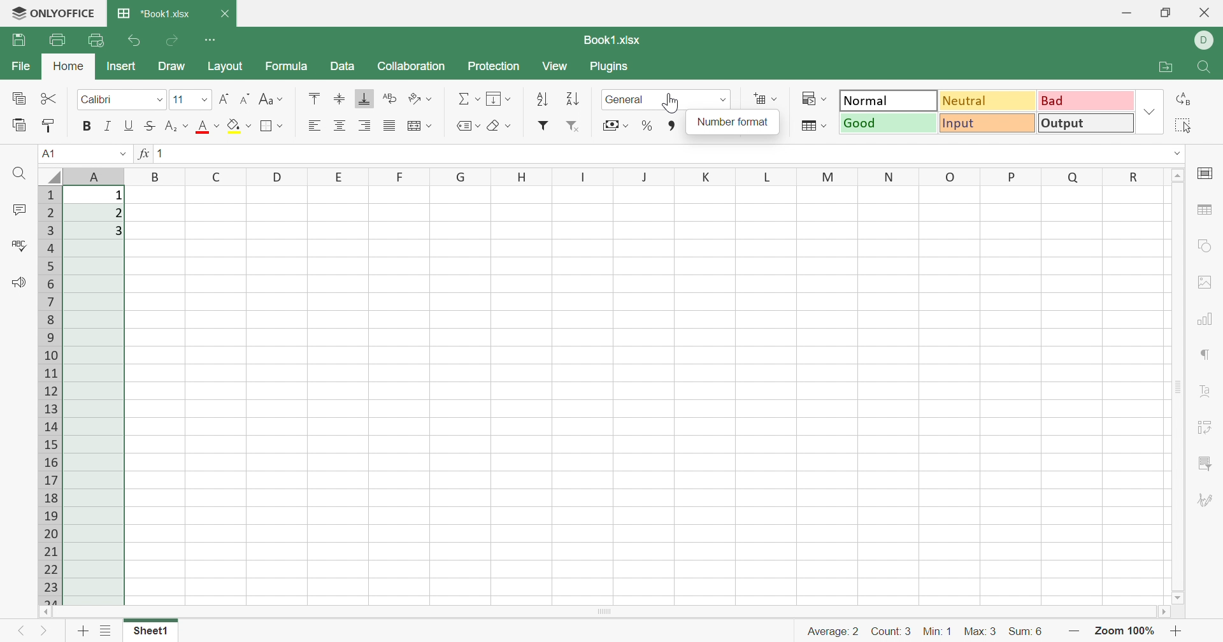 This screenshot has height=642, width=1223. What do you see at coordinates (82, 633) in the screenshot?
I see `Add sheet` at bounding box center [82, 633].